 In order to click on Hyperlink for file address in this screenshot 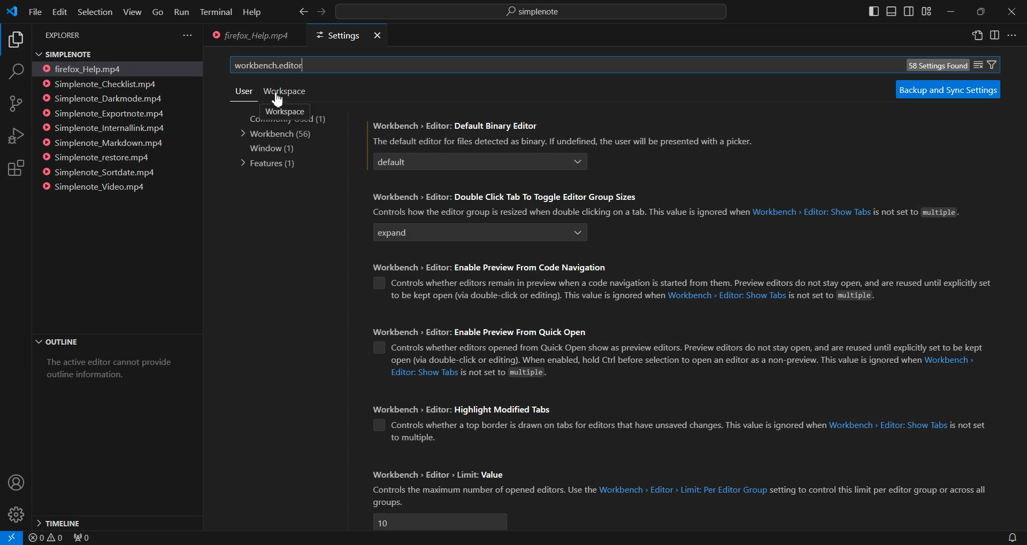, I will do `click(726, 296)`.